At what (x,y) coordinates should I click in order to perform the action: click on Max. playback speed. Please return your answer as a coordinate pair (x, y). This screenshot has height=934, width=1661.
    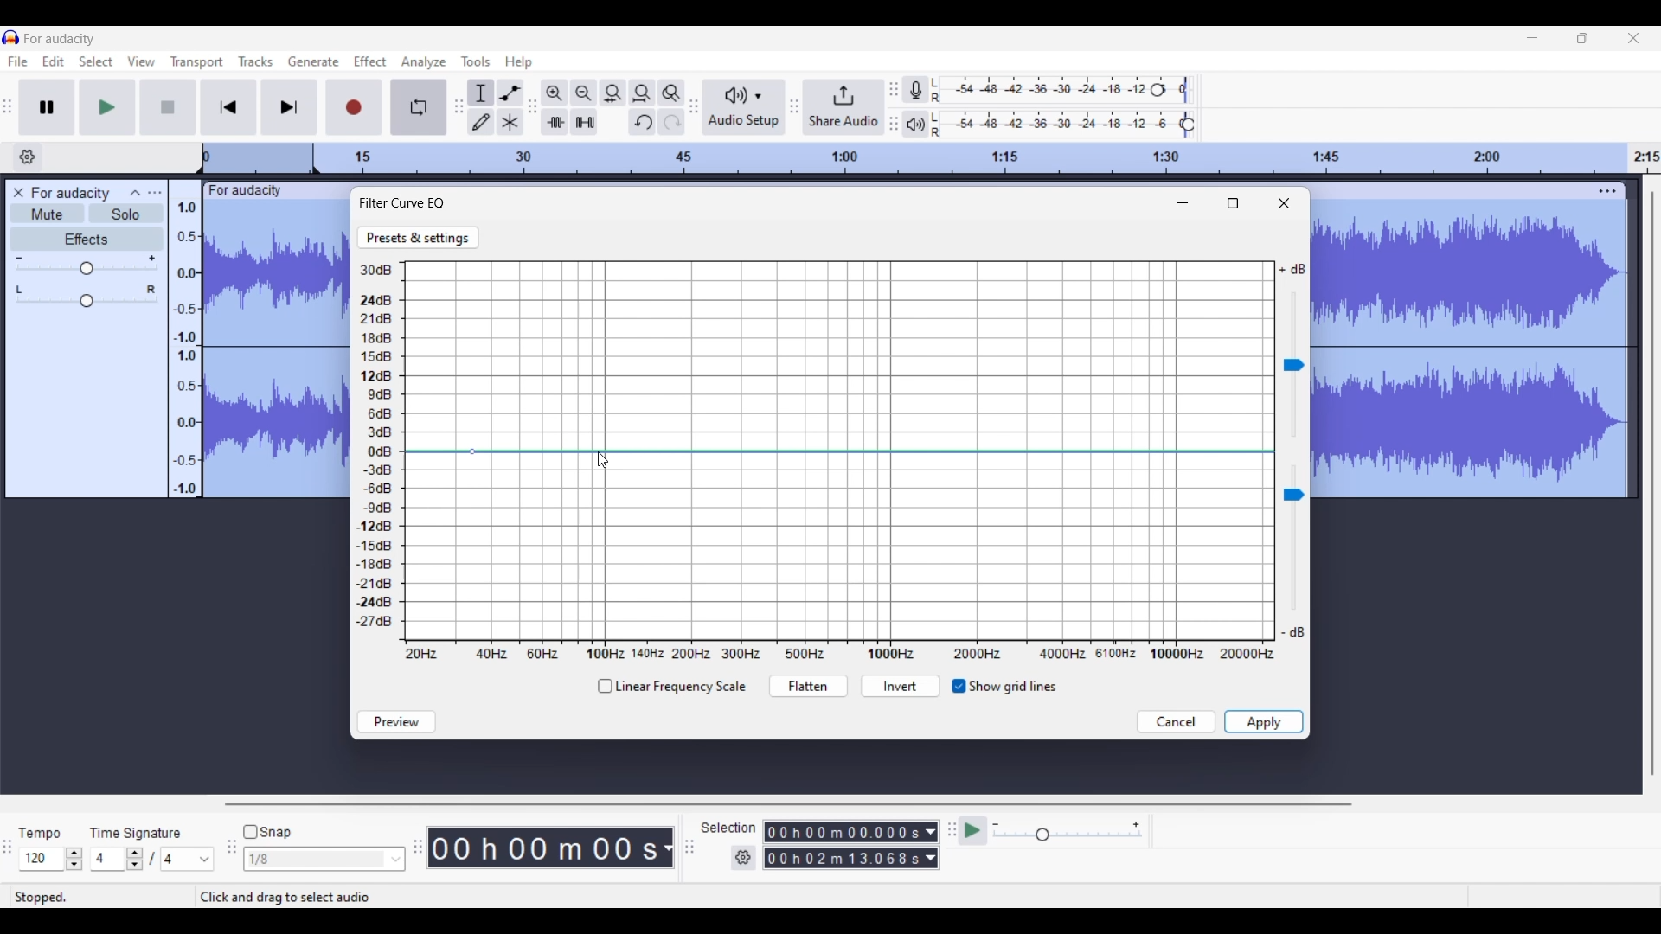
    Looking at the image, I should click on (1136, 825).